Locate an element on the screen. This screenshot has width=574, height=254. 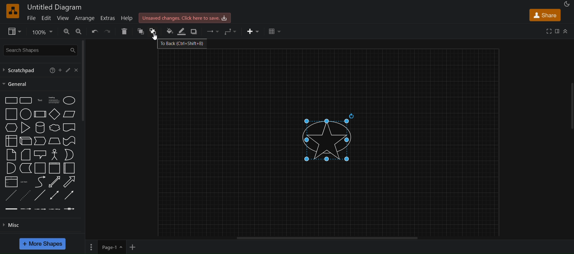
cursor is located at coordinates (153, 38).